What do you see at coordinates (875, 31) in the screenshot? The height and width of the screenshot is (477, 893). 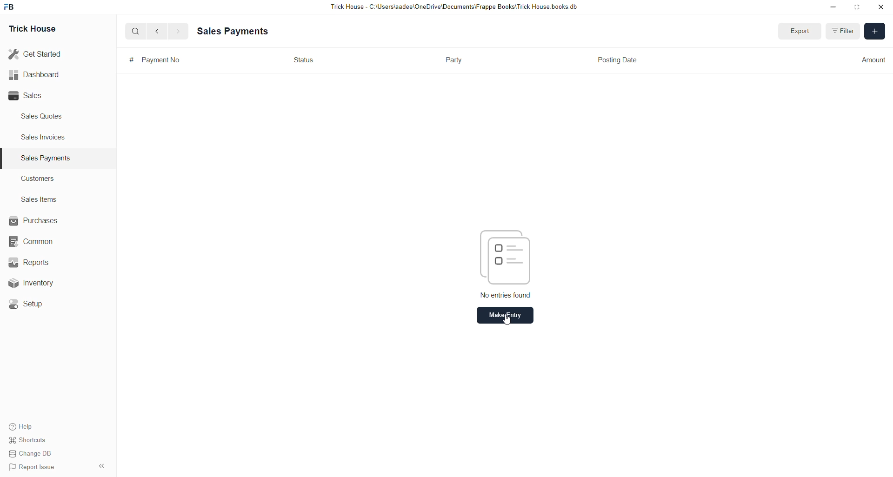 I see `Add Invoice` at bounding box center [875, 31].